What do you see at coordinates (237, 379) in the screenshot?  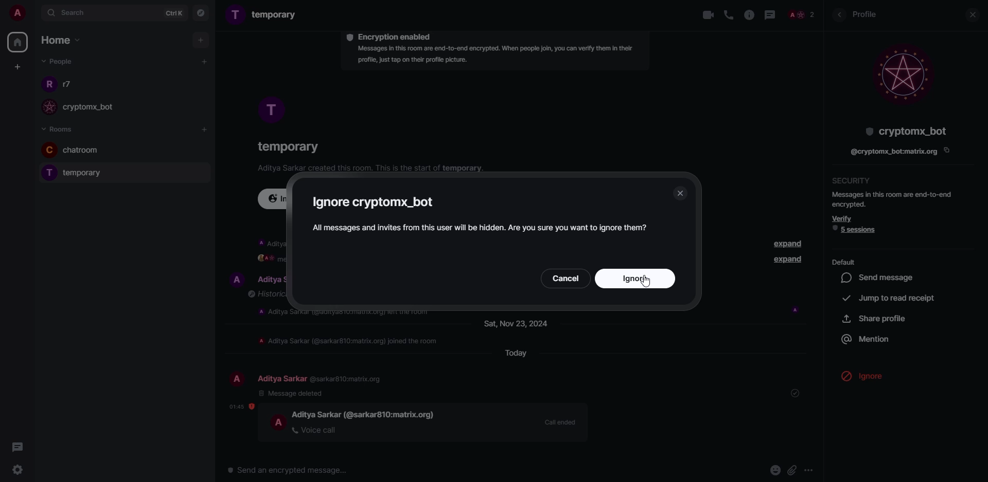 I see `profile` at bounding box center [237, 379].